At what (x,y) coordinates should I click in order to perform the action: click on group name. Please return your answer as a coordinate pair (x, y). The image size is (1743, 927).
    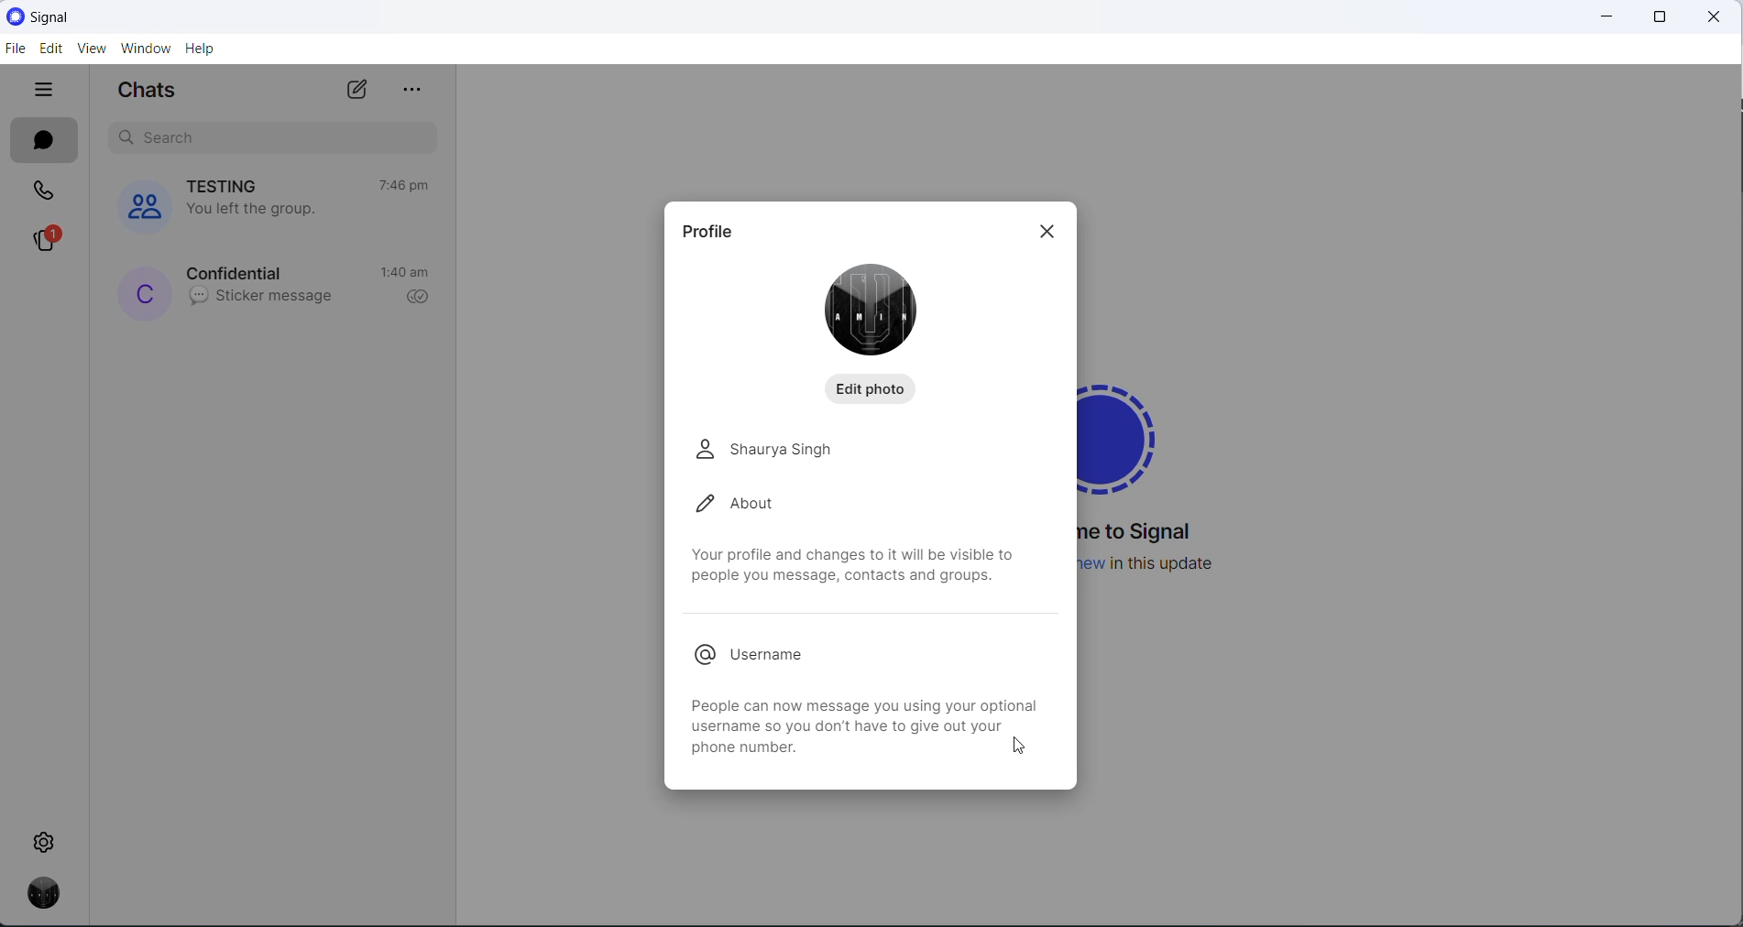
    Looking at the image, I should click on (229, 186).